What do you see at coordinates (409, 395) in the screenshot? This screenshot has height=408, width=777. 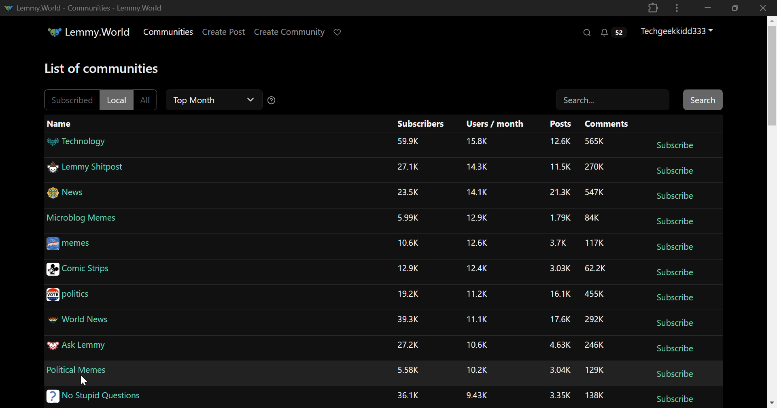 I see `Amount` at bounding box center [409, 395].